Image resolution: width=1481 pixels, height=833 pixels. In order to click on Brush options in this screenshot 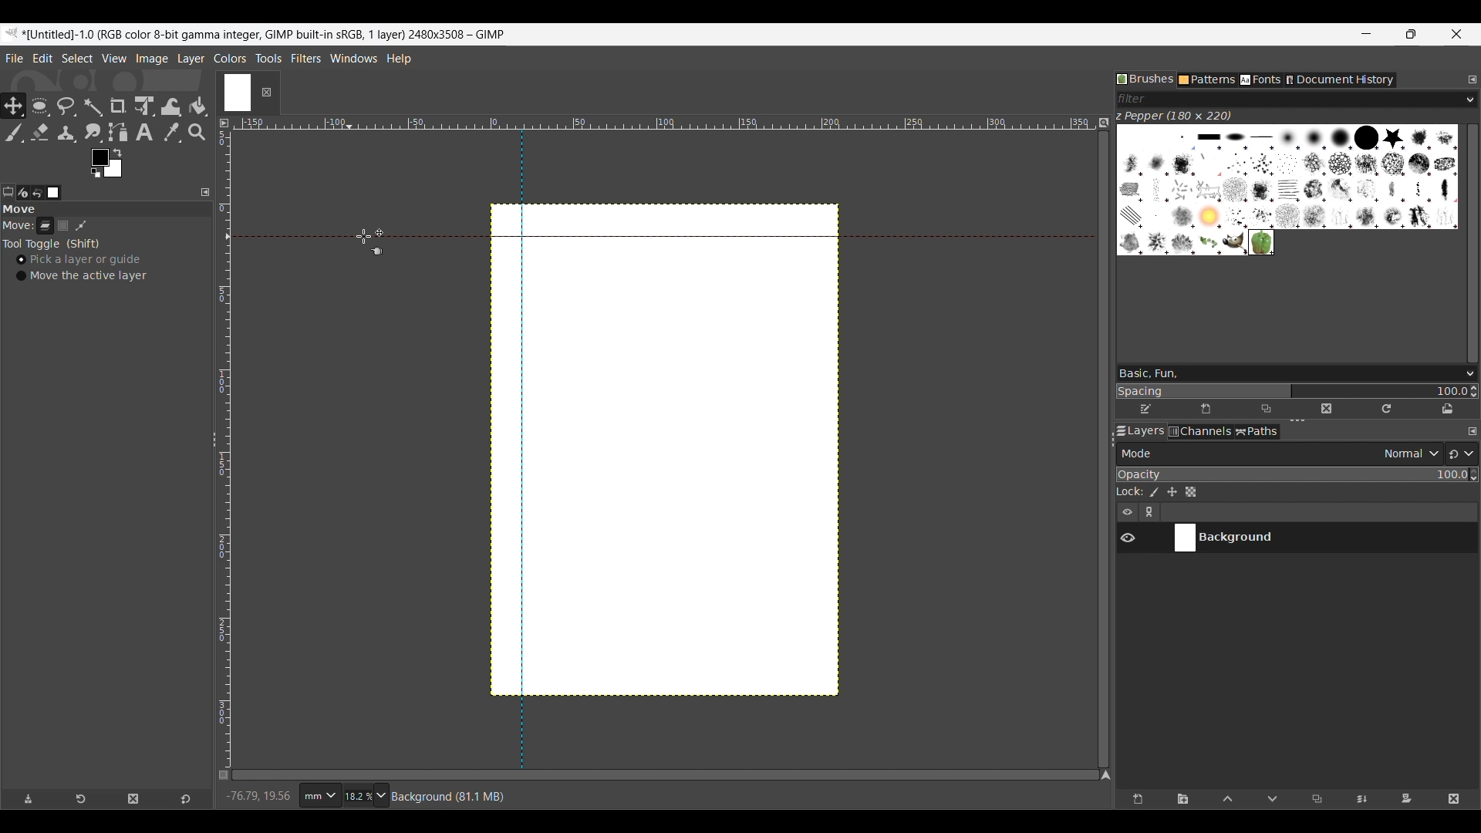, I will do `click(1467, 375)`.